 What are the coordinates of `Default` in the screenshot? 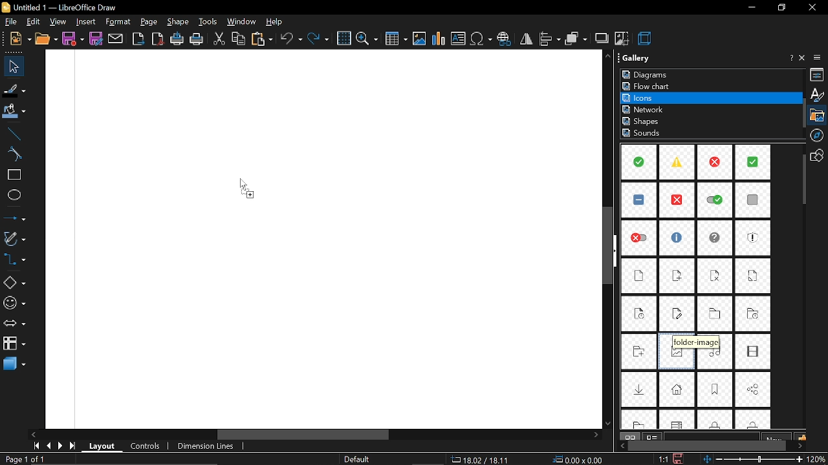 It's located at (359, 459).